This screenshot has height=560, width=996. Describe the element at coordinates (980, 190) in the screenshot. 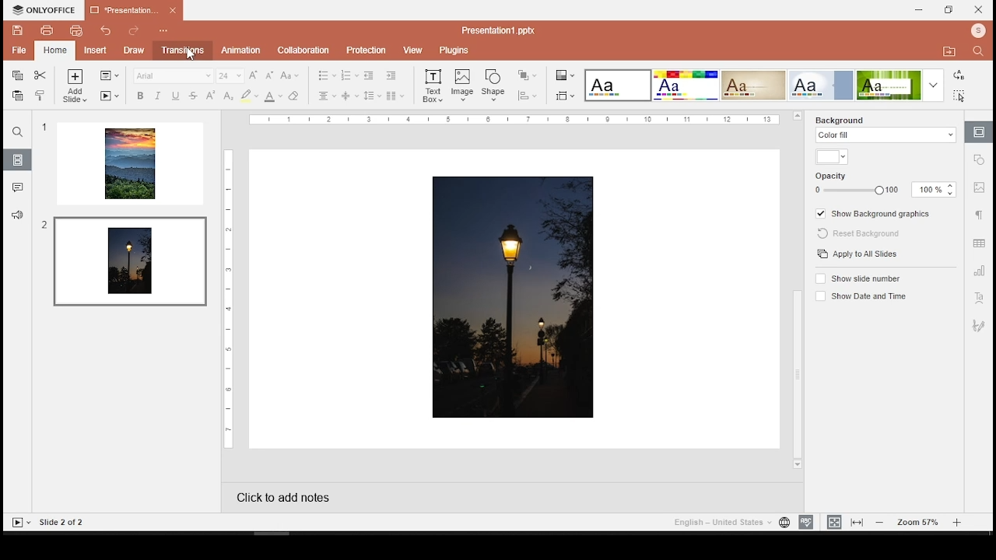

I see `image settings` at that location.